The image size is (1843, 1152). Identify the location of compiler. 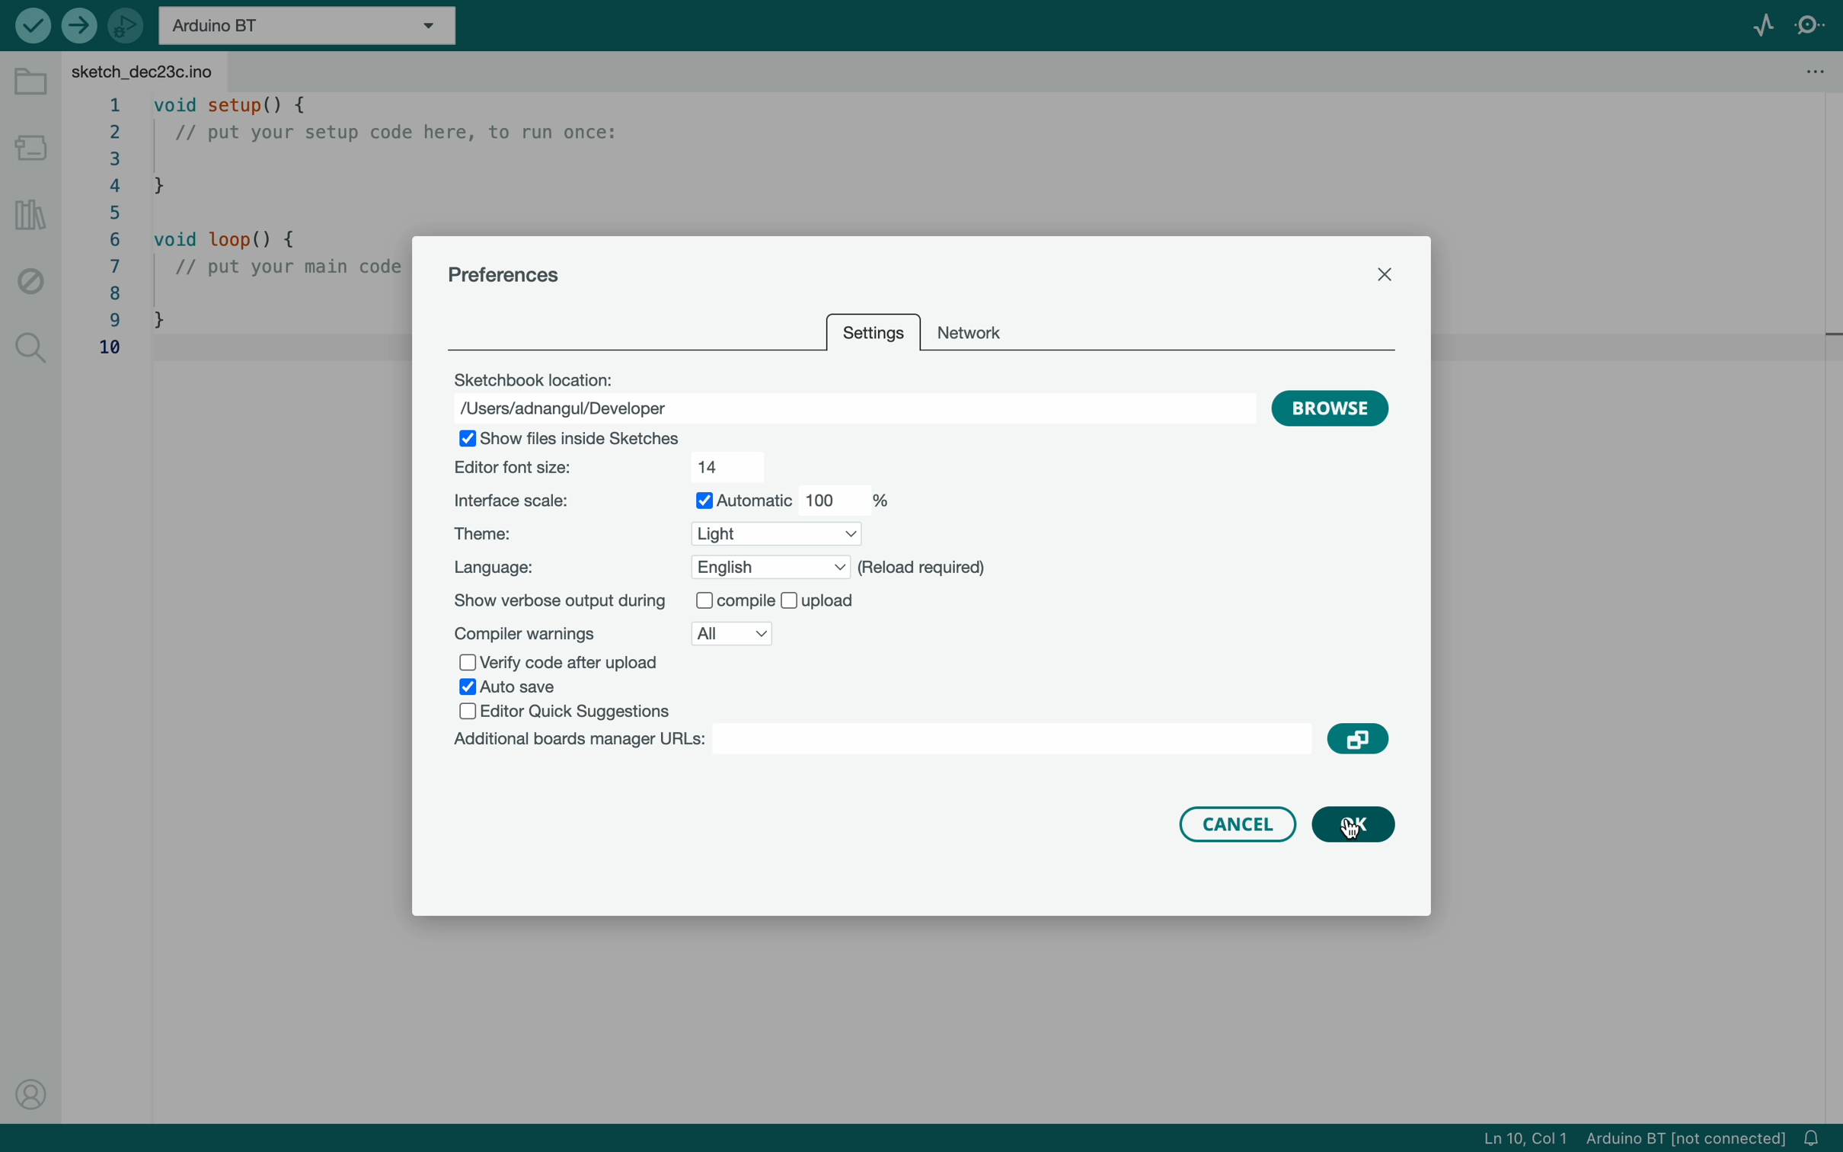
(621, 635).